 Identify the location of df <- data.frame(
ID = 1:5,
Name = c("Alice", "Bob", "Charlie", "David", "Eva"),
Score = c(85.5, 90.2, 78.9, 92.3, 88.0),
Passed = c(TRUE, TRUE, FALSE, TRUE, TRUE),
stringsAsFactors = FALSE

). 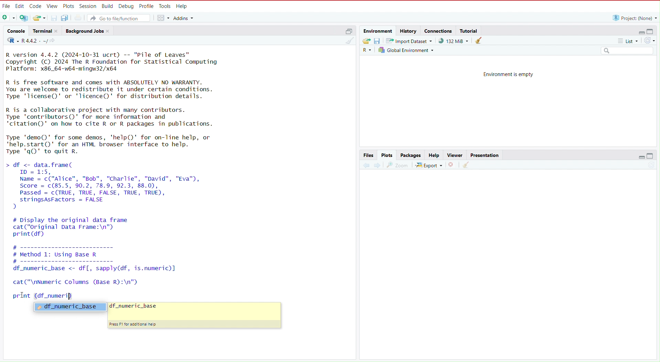
(112, 185).